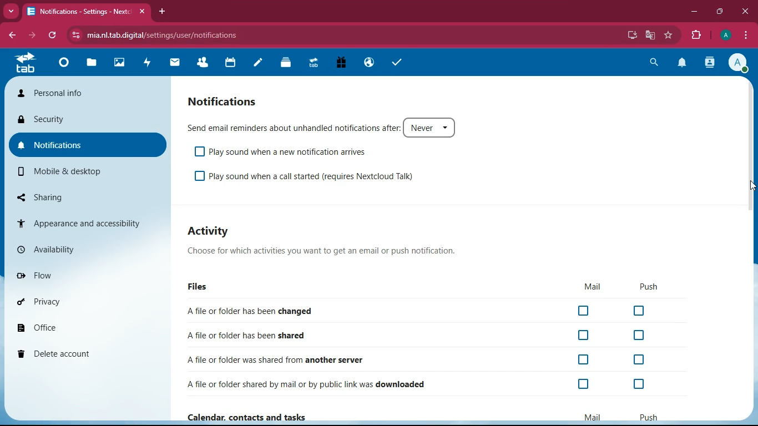  Describe the element at coordinates (230, 64) in the screenshot. I see `calendar` at that location.